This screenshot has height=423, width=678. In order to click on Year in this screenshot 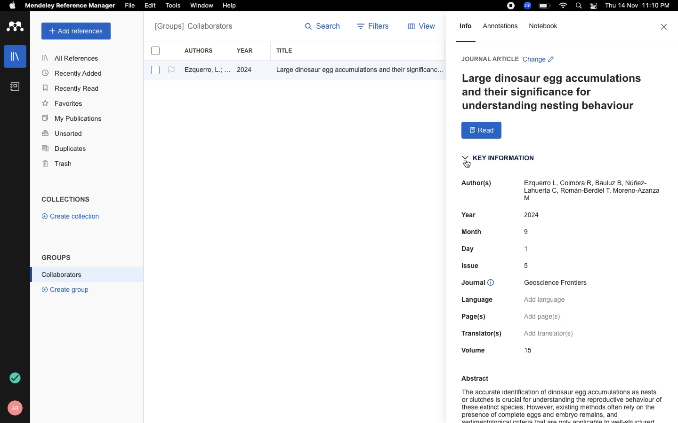, I will do `click(468, 216)`.